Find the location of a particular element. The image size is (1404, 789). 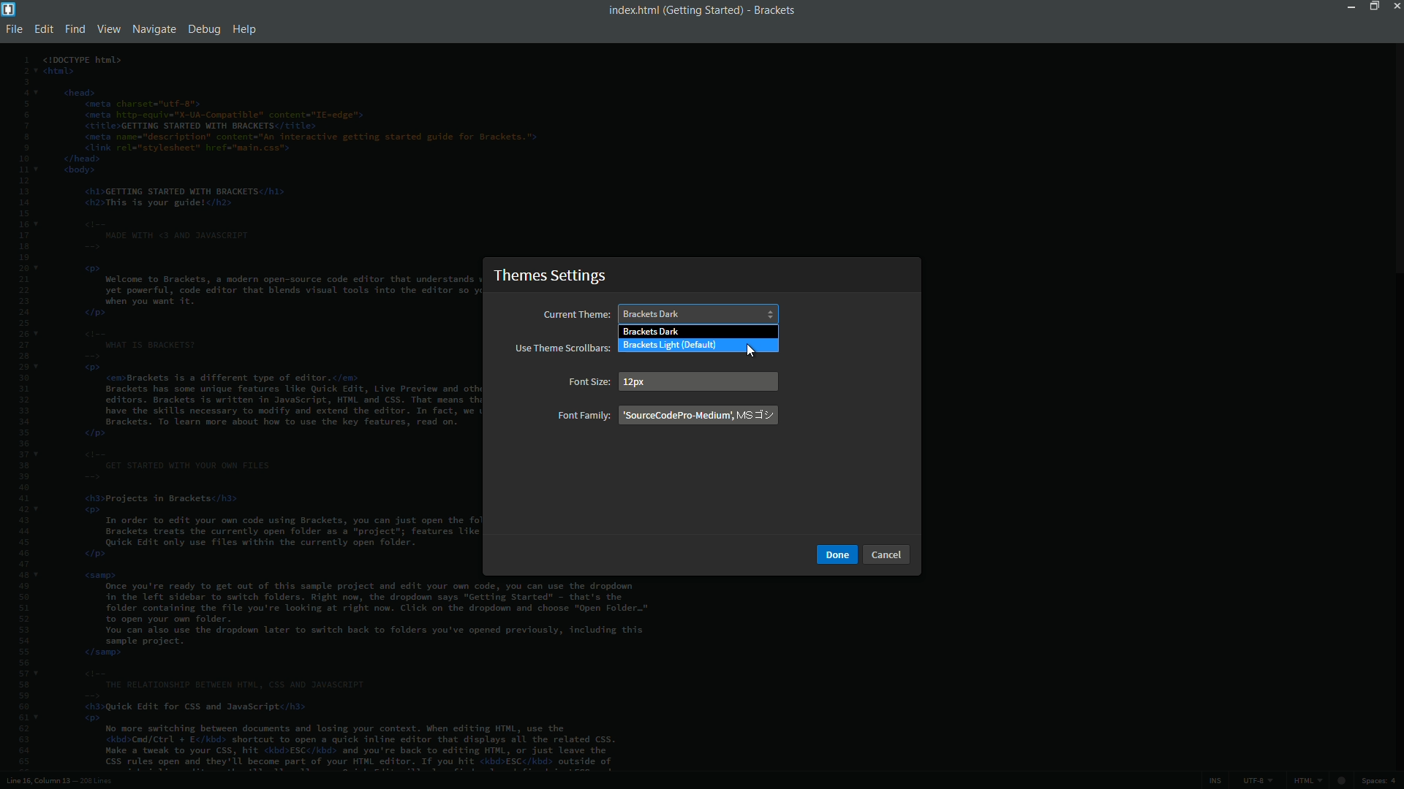

getting started is located at coordinates (703, 11).